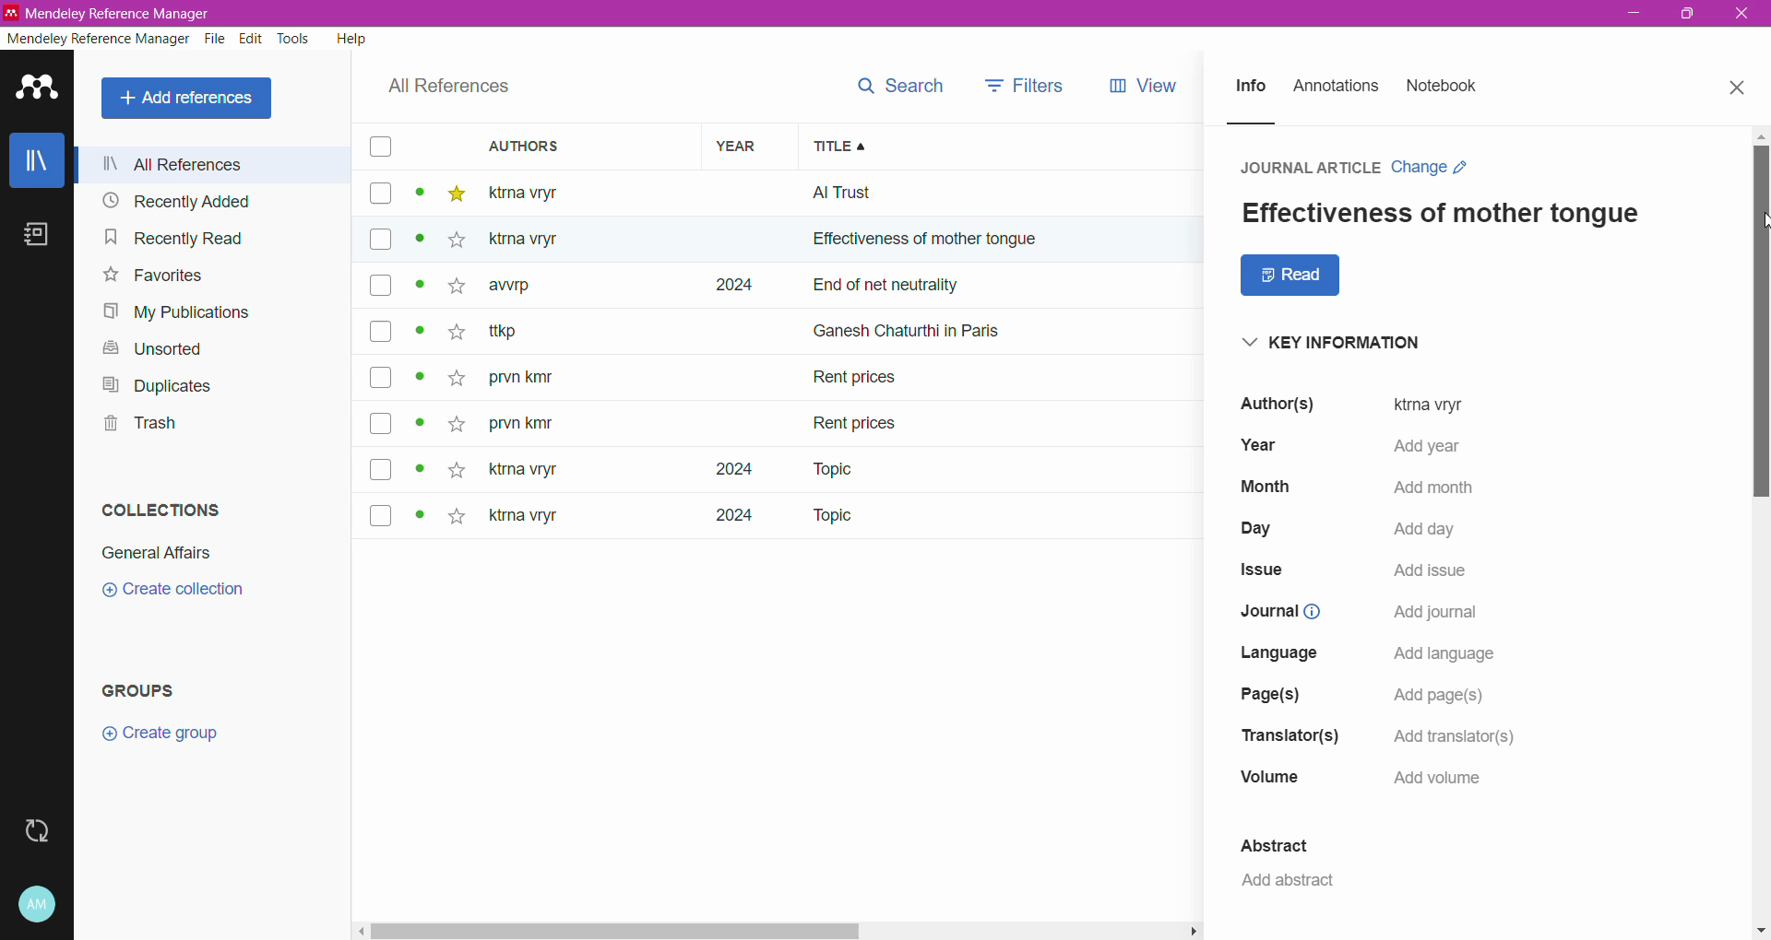 The width and height of the screenshot is (1771, 940). I want to click on Language, so click(1282, 654).